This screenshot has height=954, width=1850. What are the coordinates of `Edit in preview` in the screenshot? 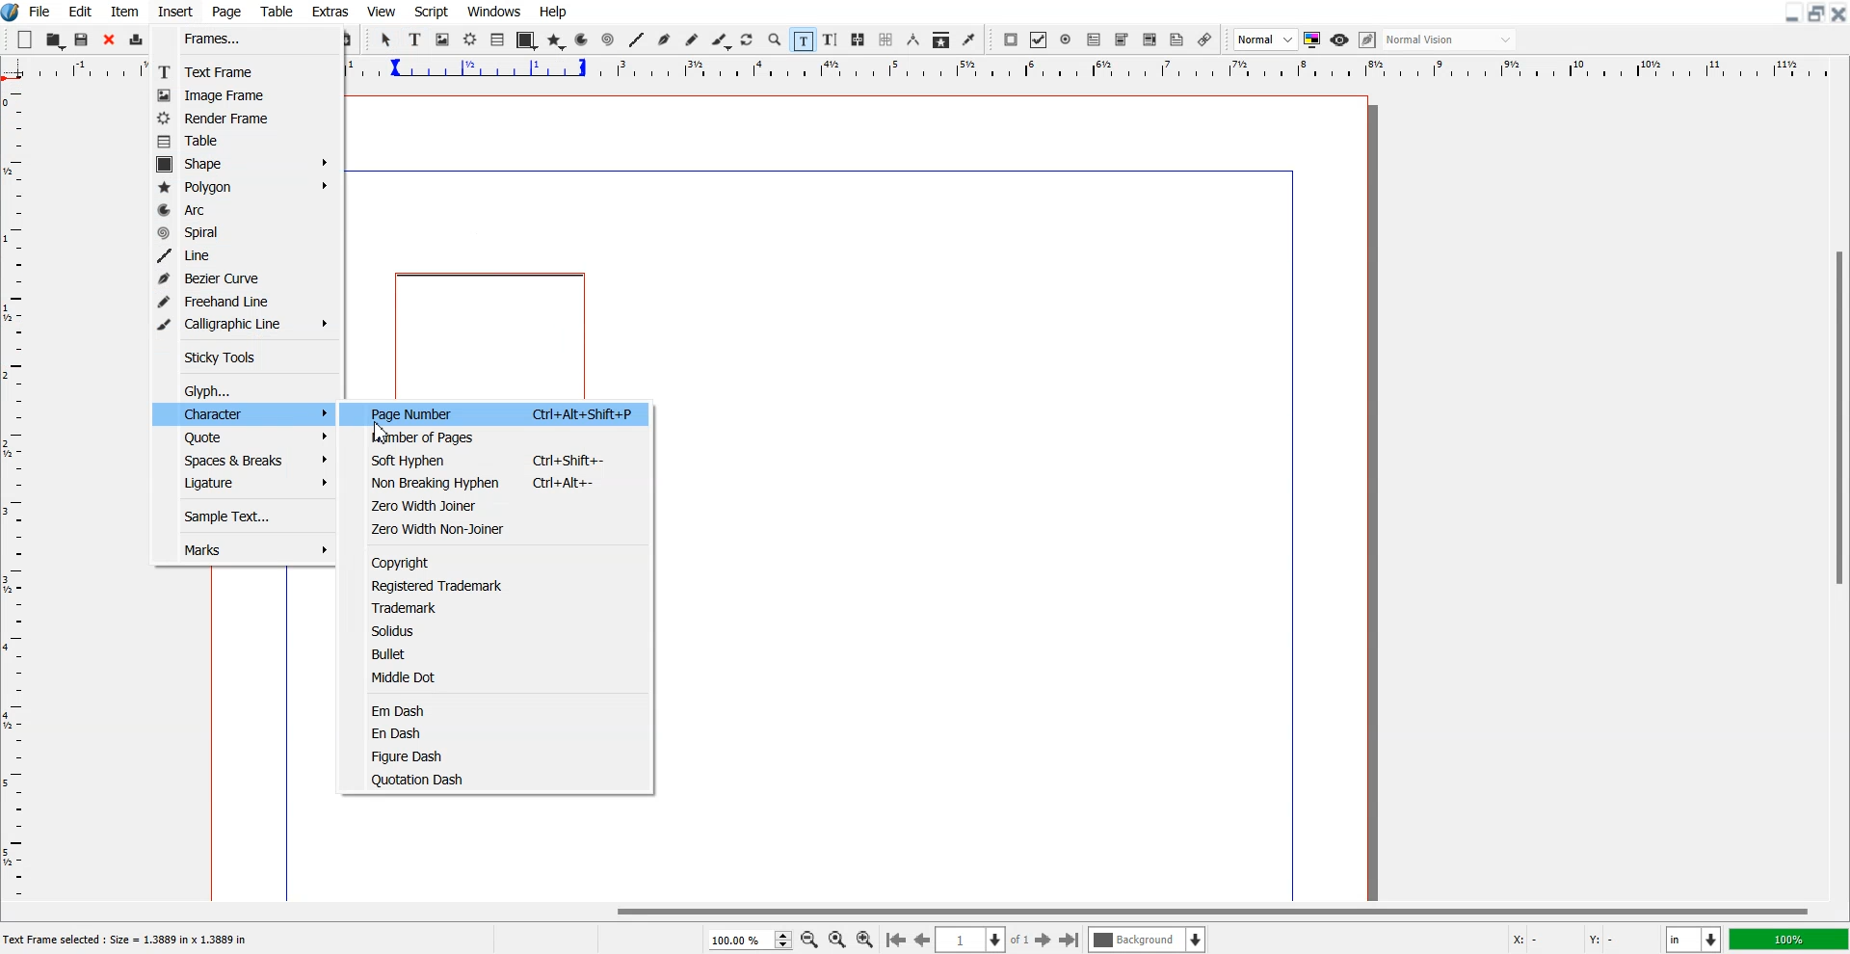 It's located at (1369, 40).